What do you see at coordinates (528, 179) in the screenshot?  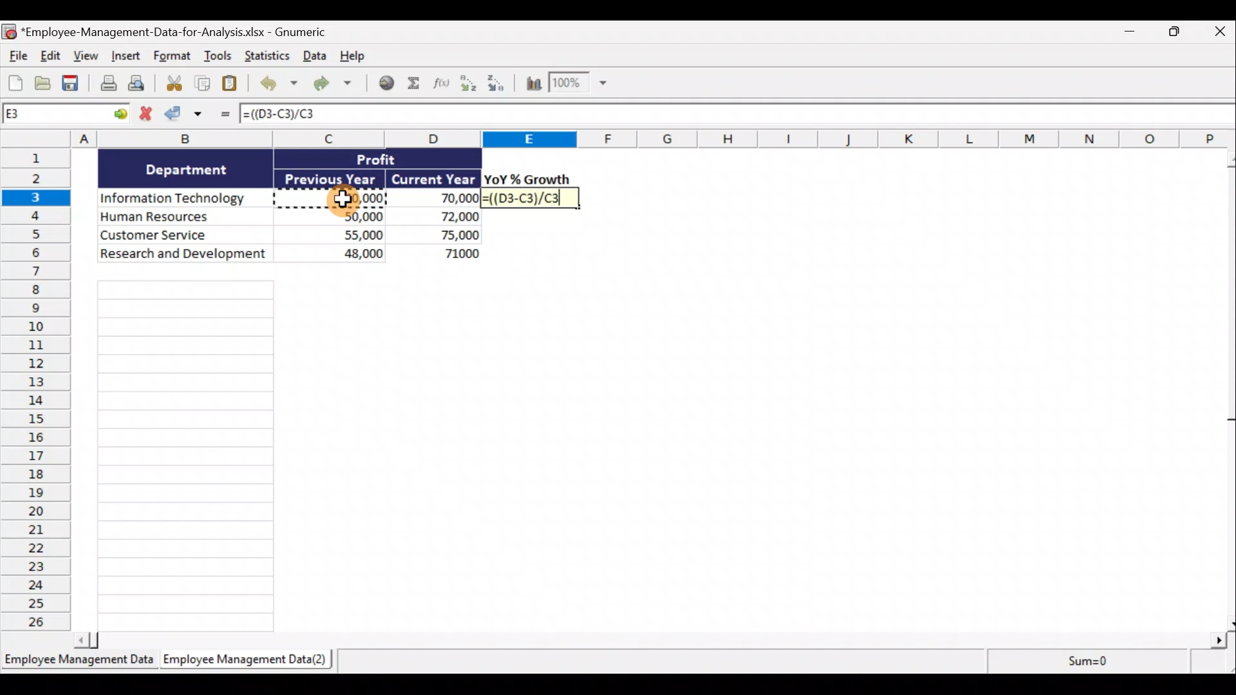 I see `YoY% Growth` at bounding box center [528, 179].